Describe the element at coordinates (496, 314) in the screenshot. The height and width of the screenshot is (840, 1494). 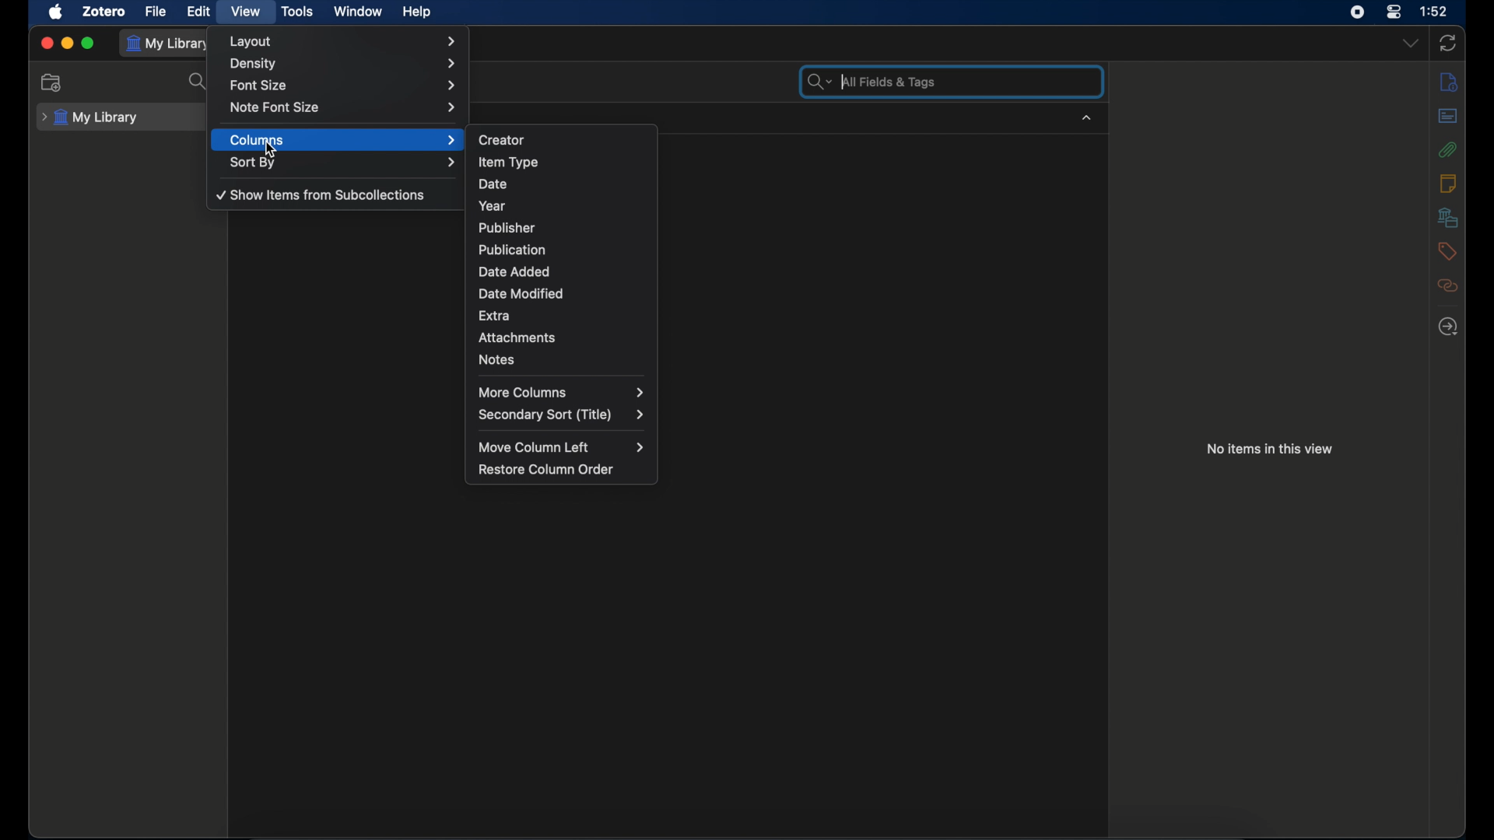
I see `extra` at that location.